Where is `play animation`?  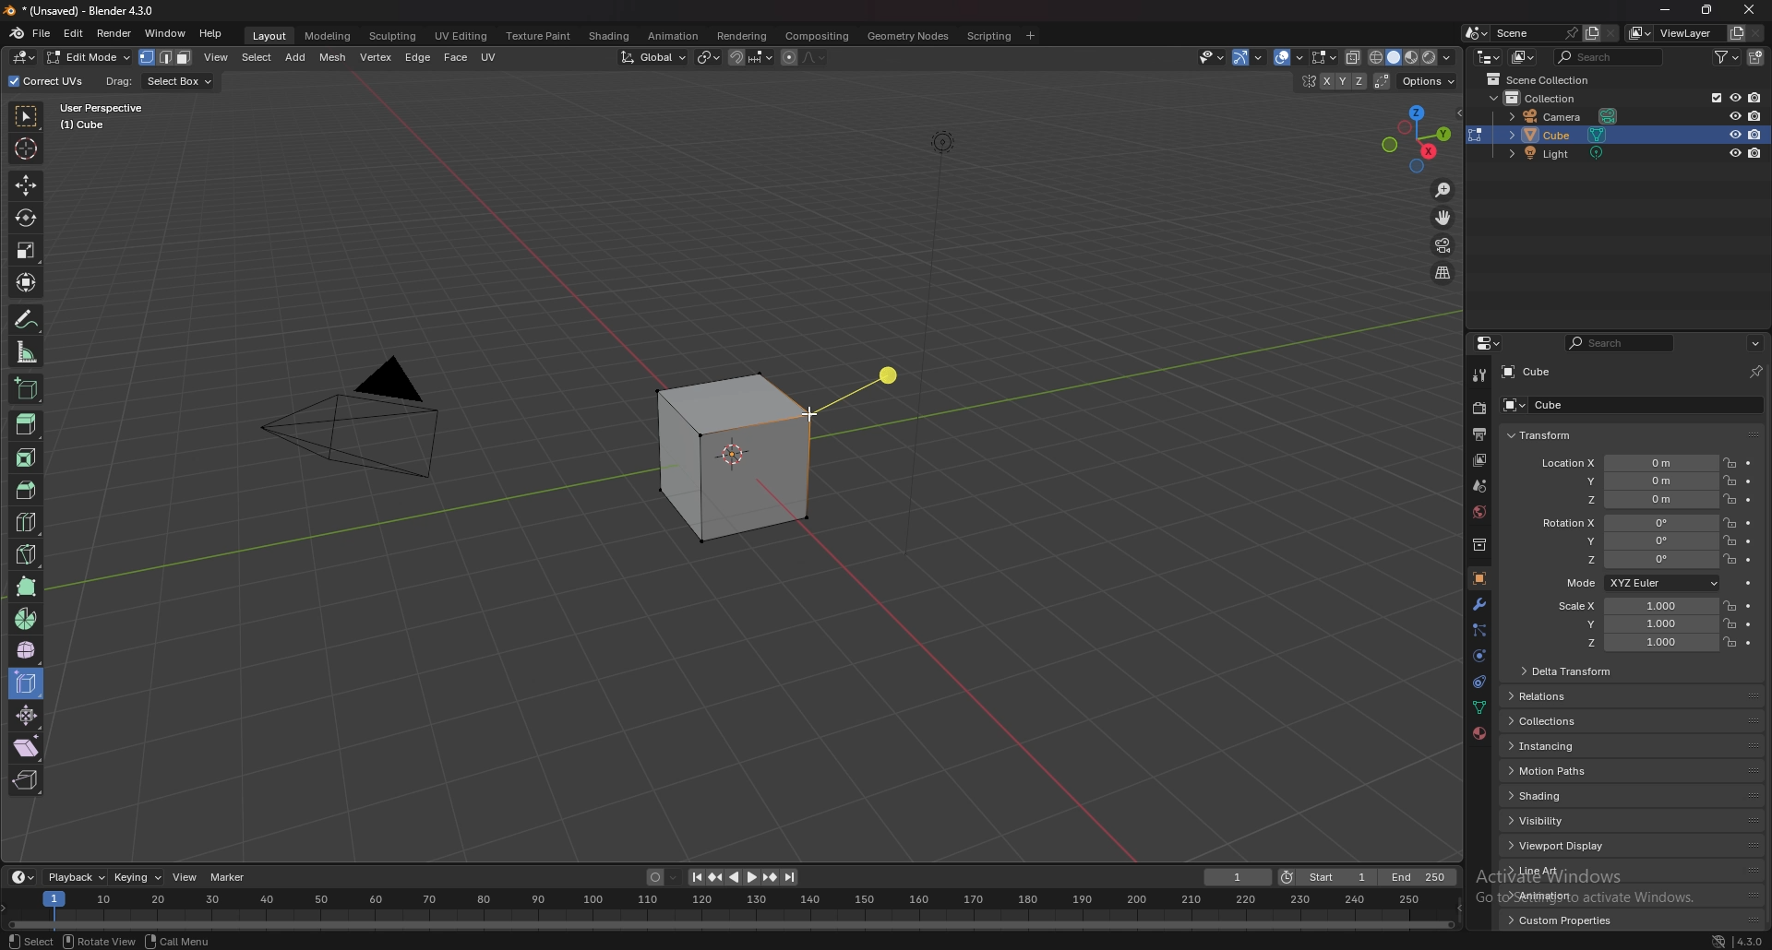
play animation is located at coordinates (742, 876).